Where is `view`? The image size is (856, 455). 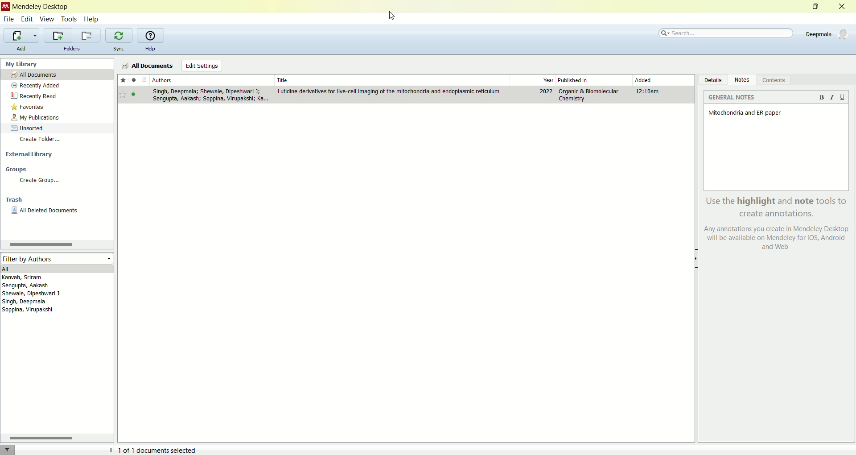 view is located at coordinates (48, 19).